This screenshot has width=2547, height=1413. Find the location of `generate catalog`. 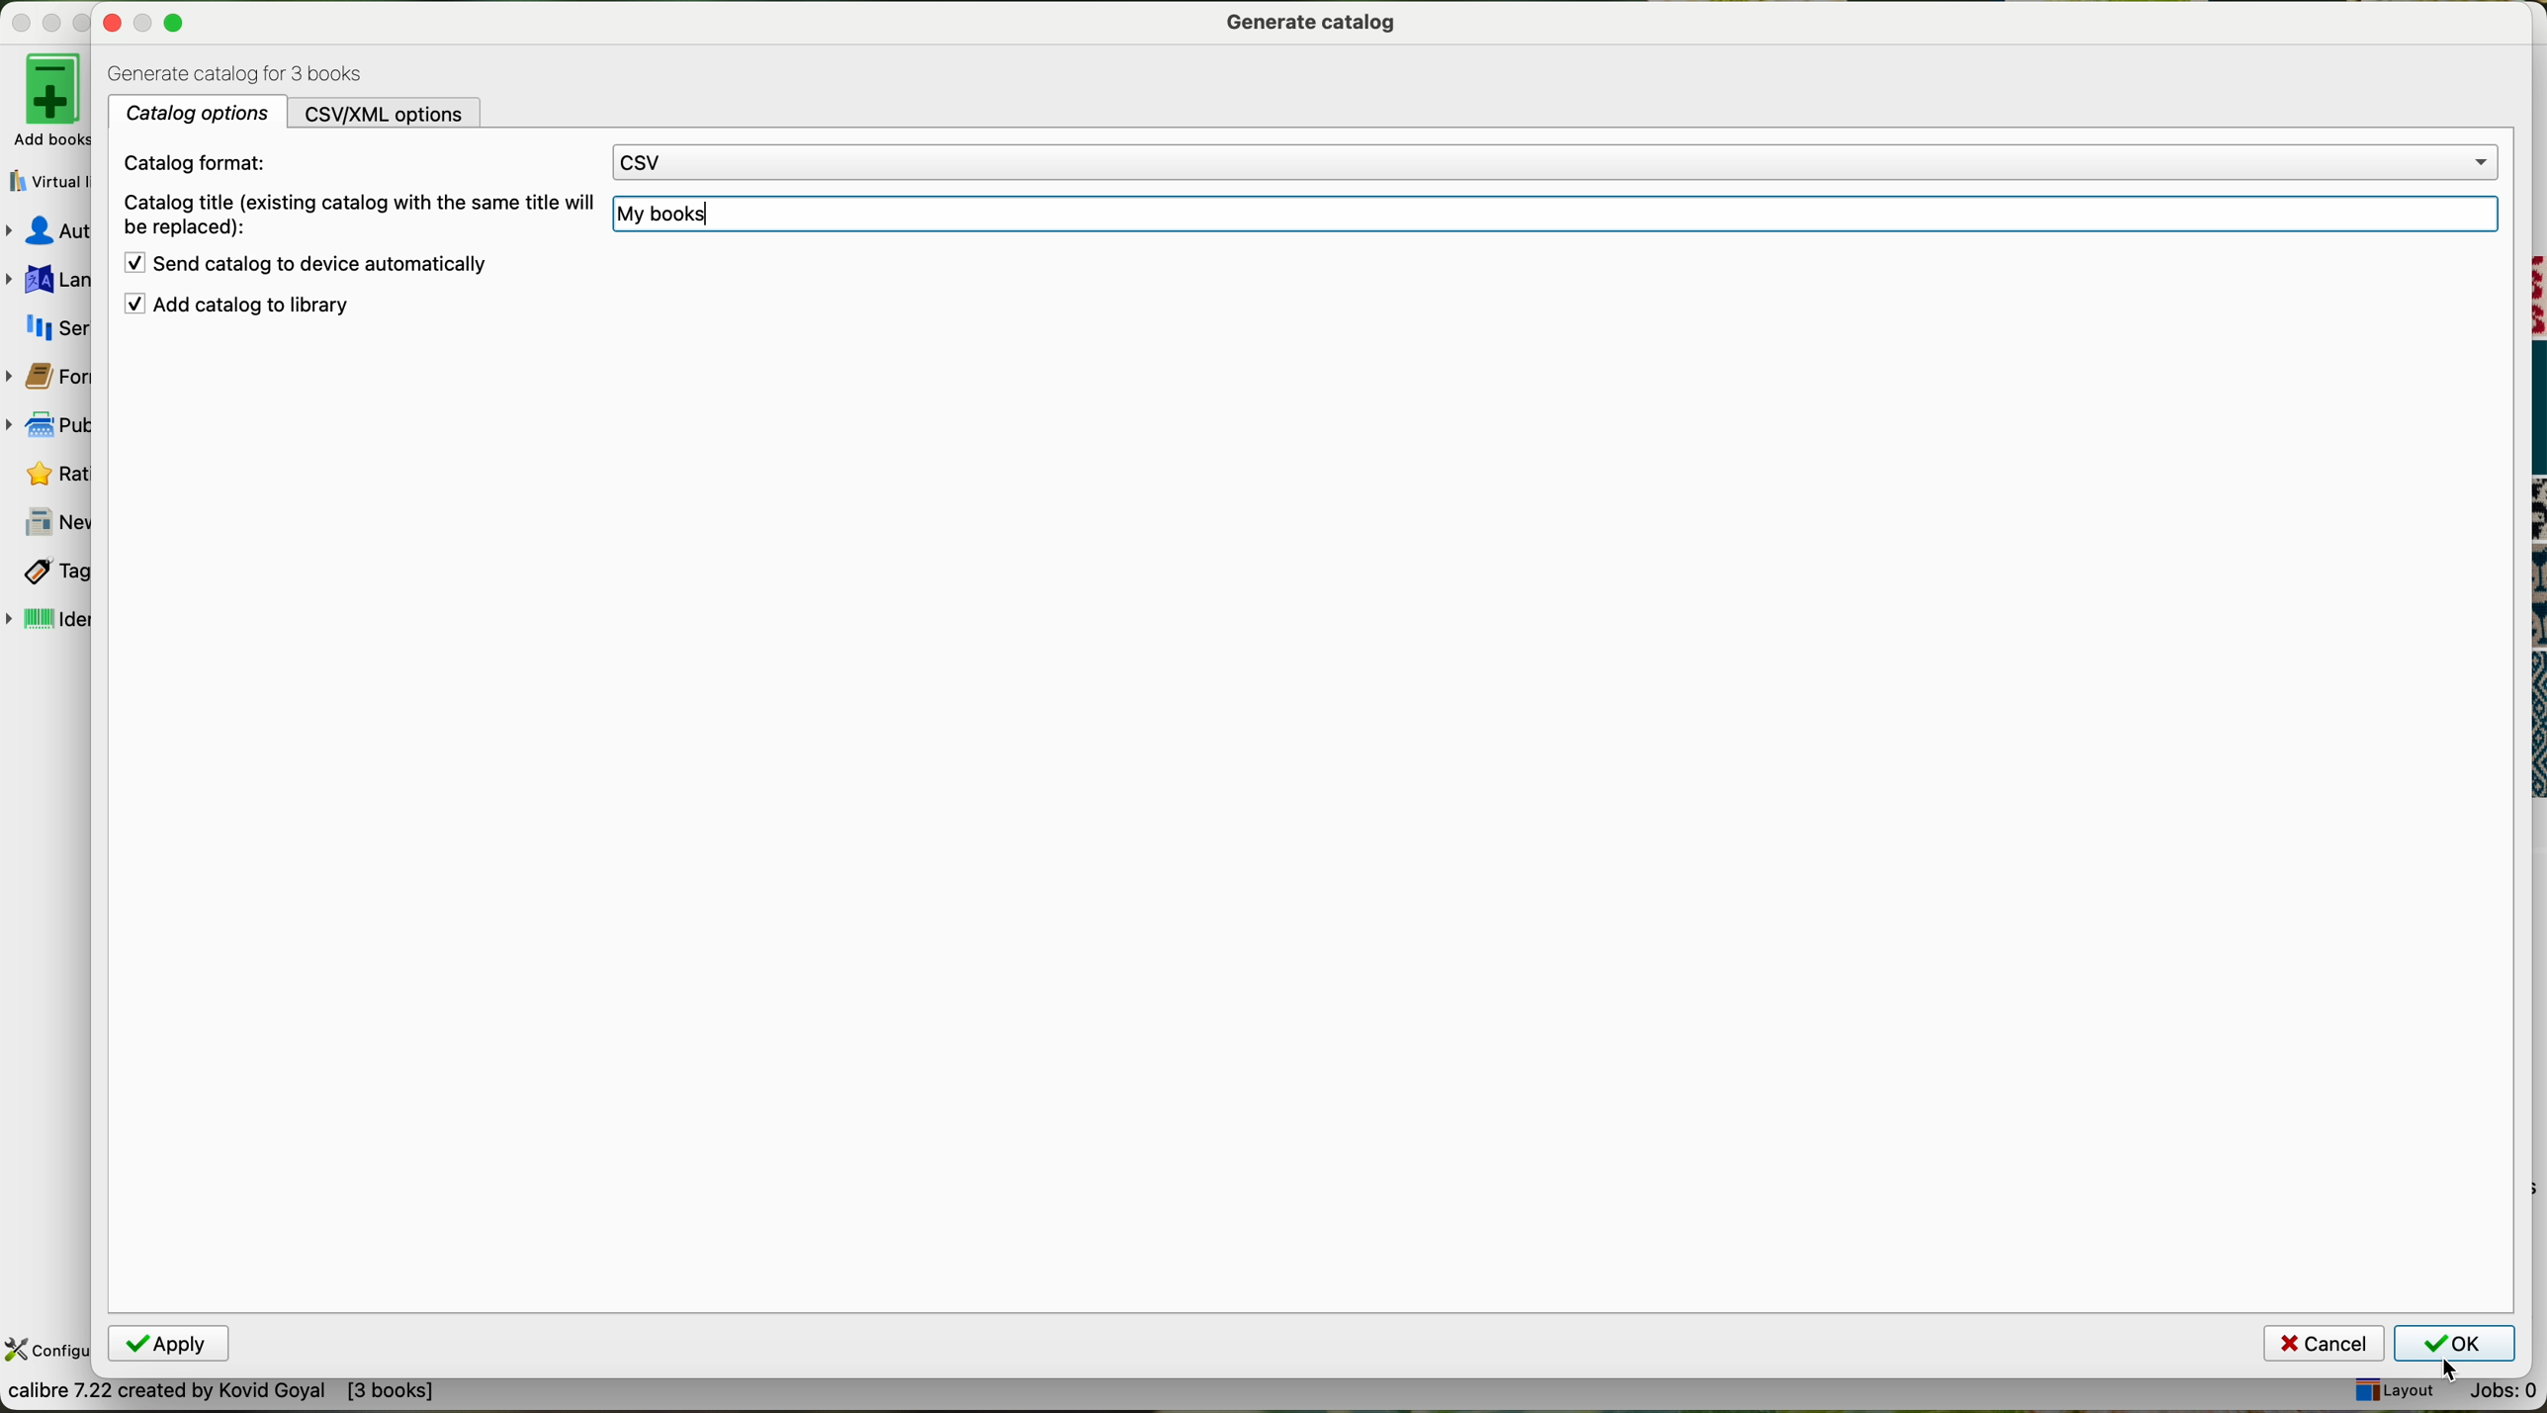

generate catalog is located at coordinates (1311, 26).